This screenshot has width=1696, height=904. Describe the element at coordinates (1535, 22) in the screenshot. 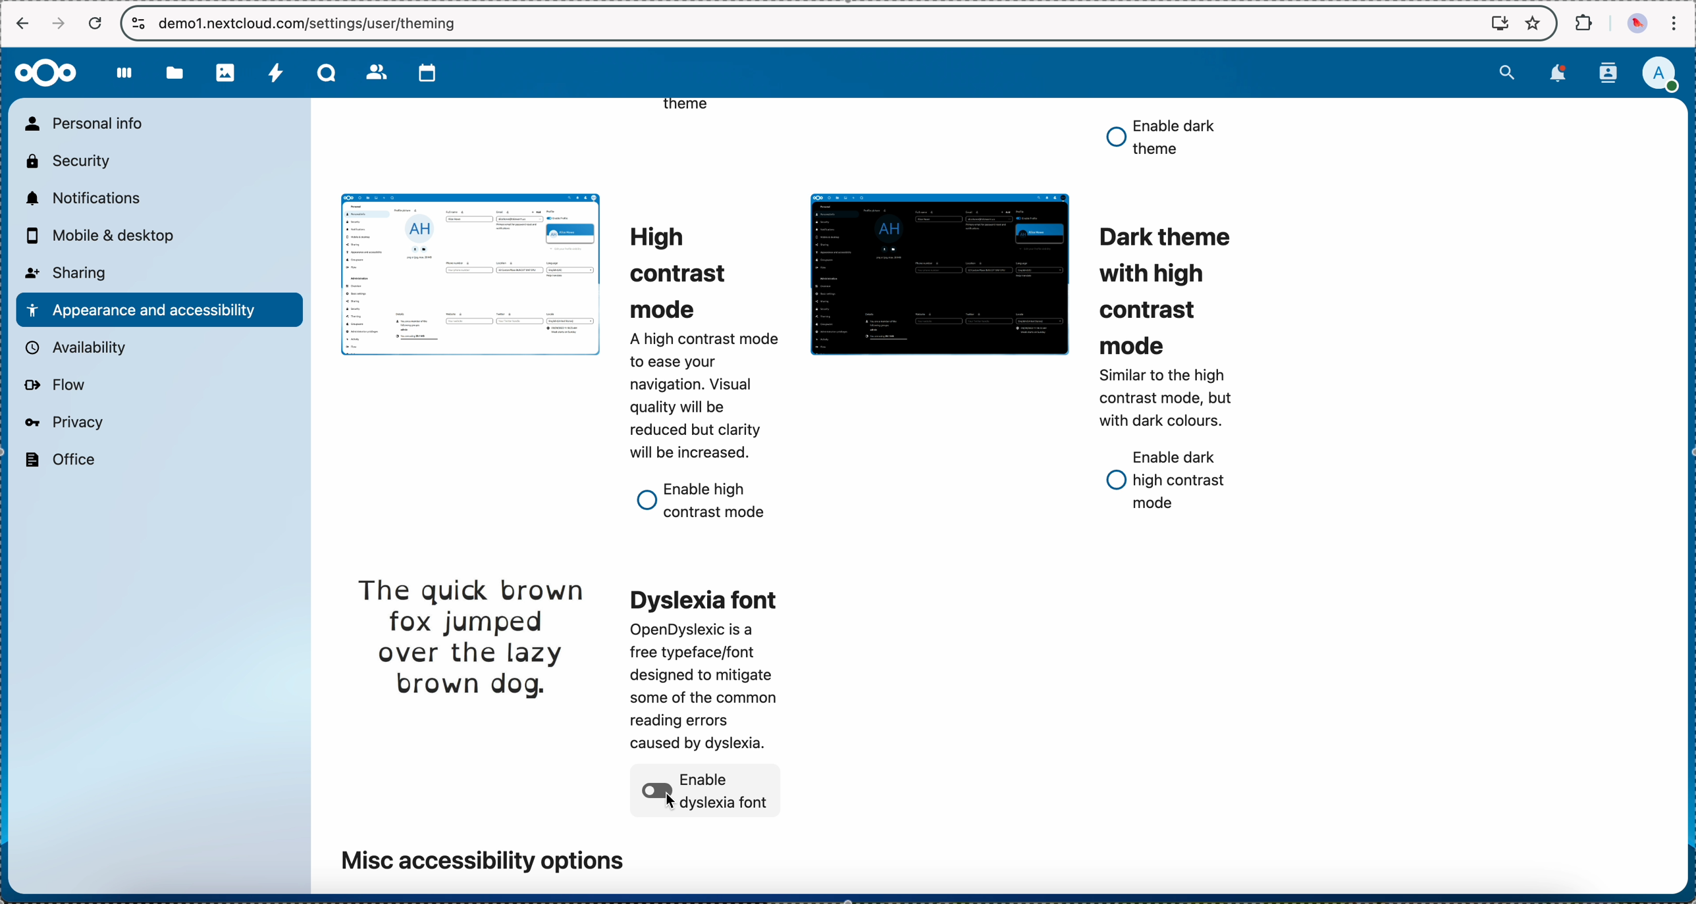

I see `favorites` at that location.